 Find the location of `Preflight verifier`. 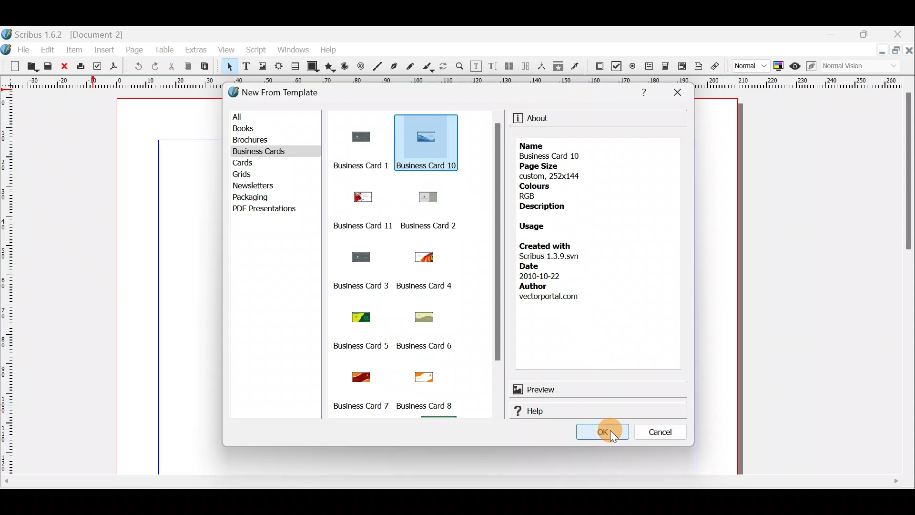

Preflight verifier is located at coordinates (95, 66).